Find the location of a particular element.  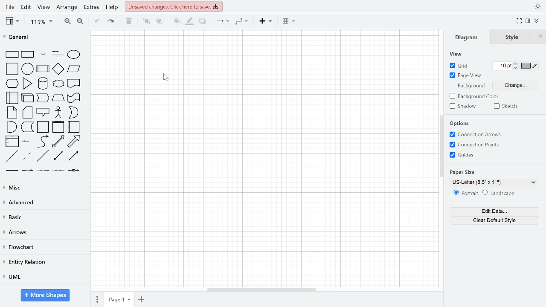

paralellogram is located at coordinates (75, 68).